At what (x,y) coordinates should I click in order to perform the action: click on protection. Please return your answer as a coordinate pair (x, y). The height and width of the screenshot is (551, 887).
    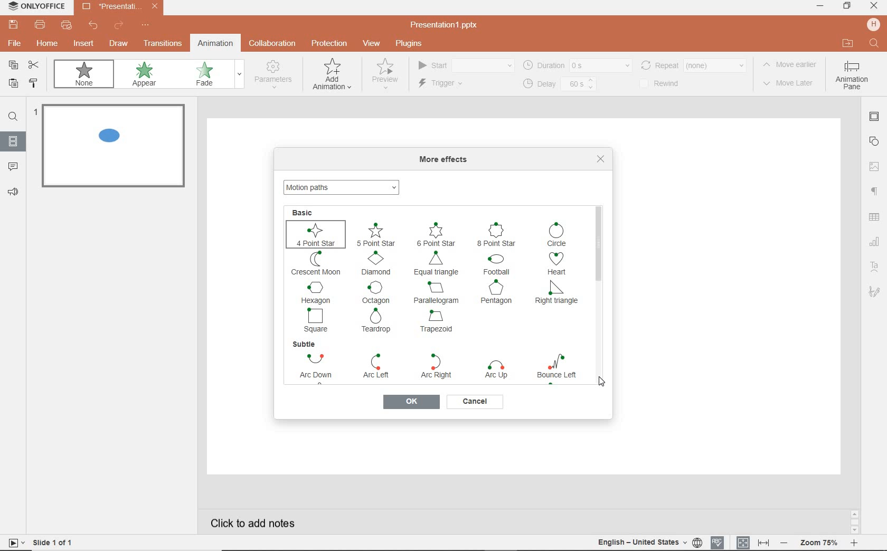
    Looking at the image, I should click on (328, 43).